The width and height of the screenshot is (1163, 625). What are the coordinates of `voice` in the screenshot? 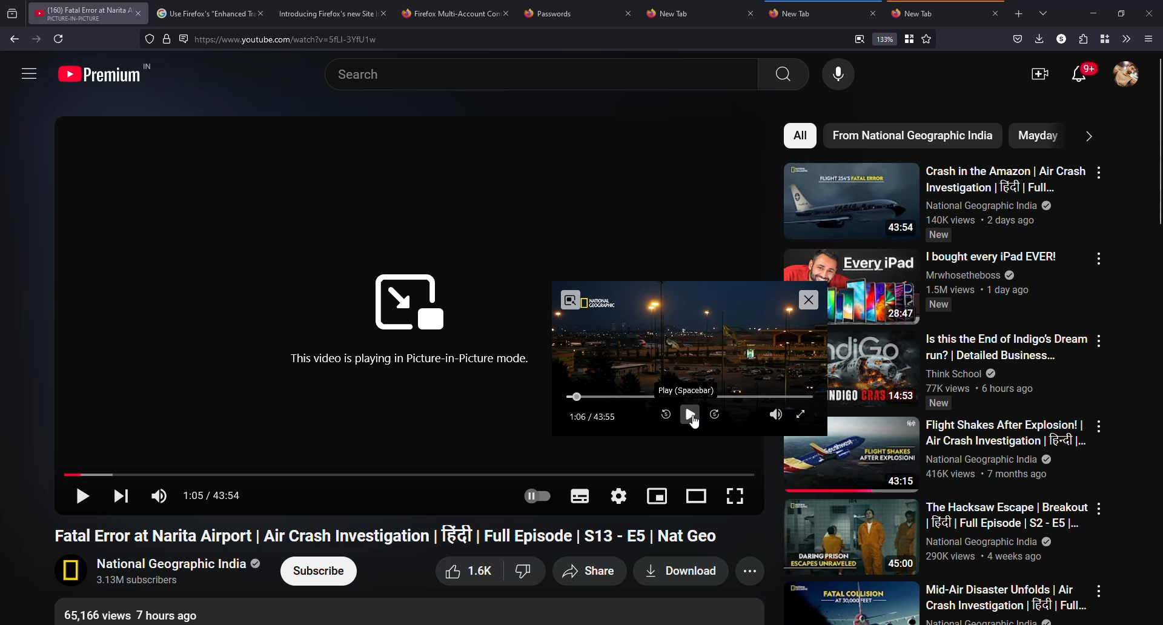 It's located at (840, 74).